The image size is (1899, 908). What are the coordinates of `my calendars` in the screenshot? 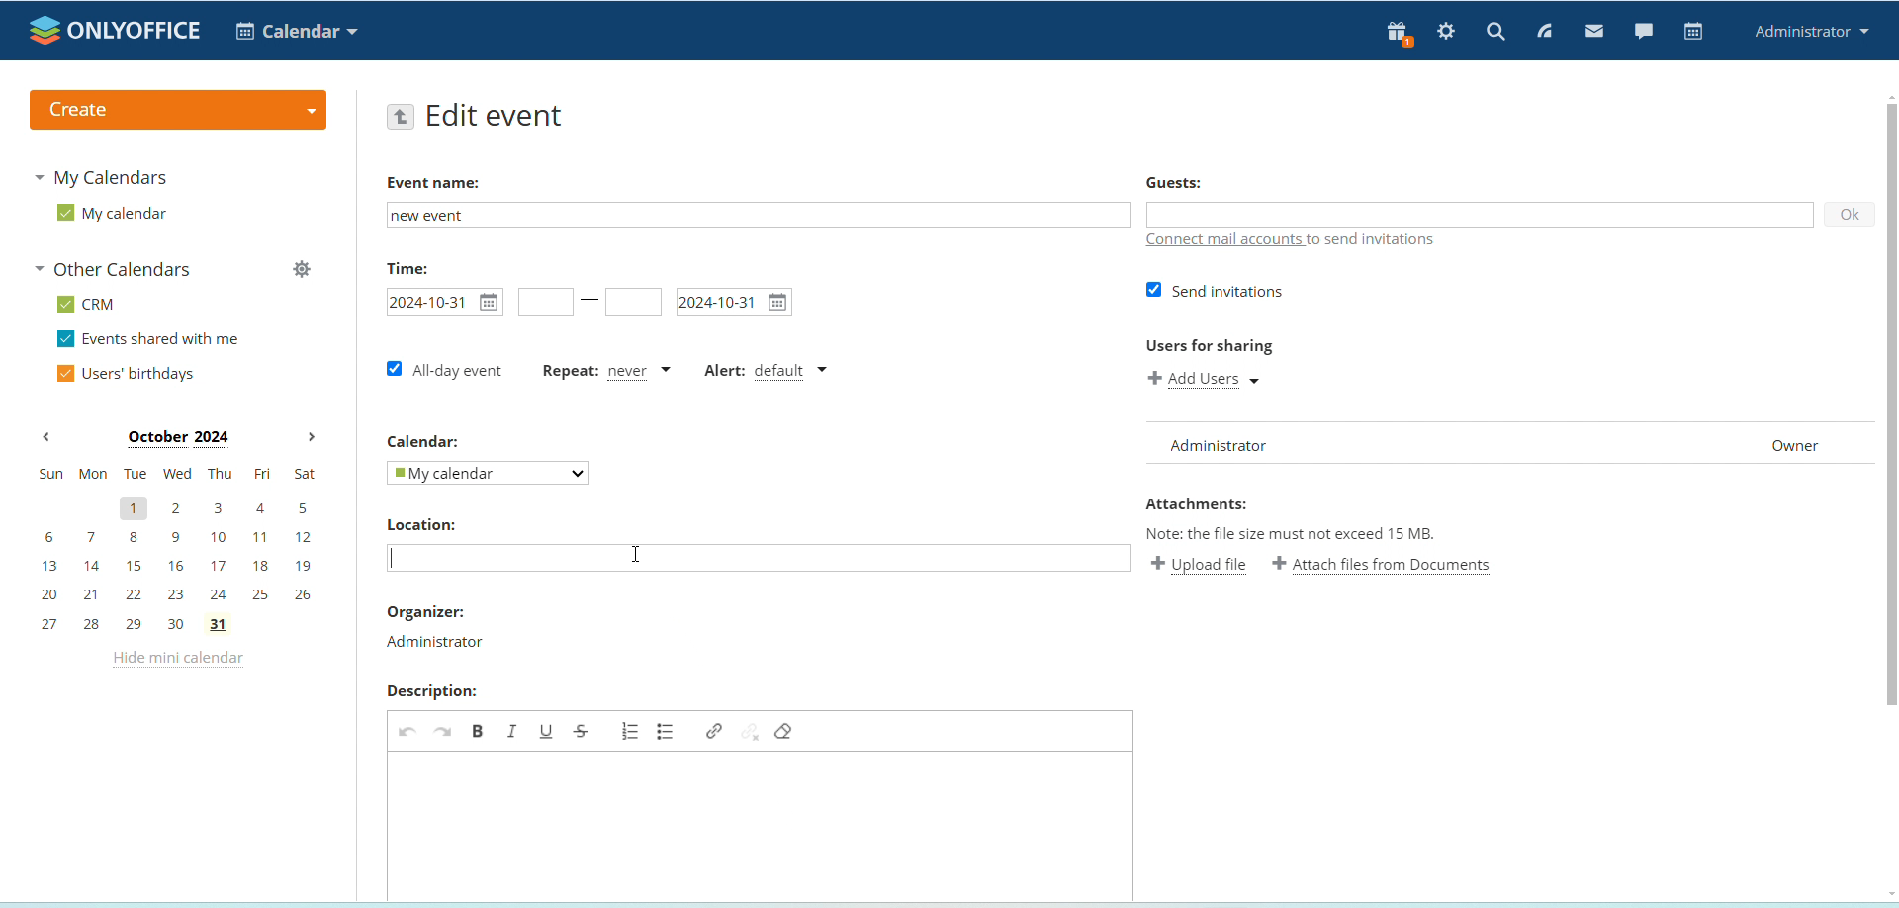 It's located at (105, 176).